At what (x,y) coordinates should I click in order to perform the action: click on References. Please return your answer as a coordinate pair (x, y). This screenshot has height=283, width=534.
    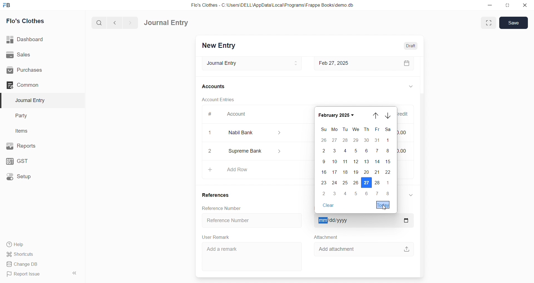
    Looking at the image, I should click on (216, 196).